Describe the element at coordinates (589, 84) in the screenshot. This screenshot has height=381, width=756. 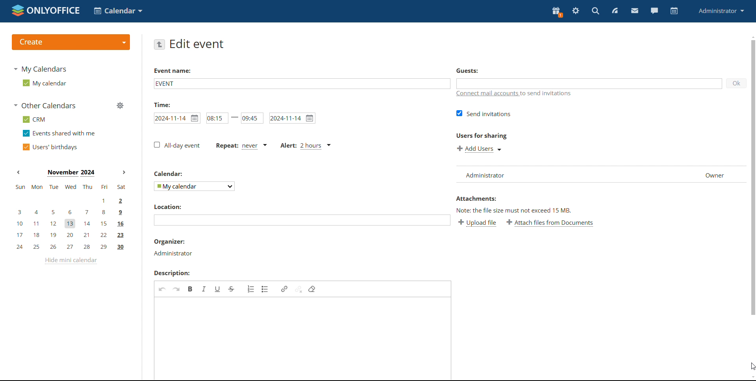
I see `add guests` at that location.